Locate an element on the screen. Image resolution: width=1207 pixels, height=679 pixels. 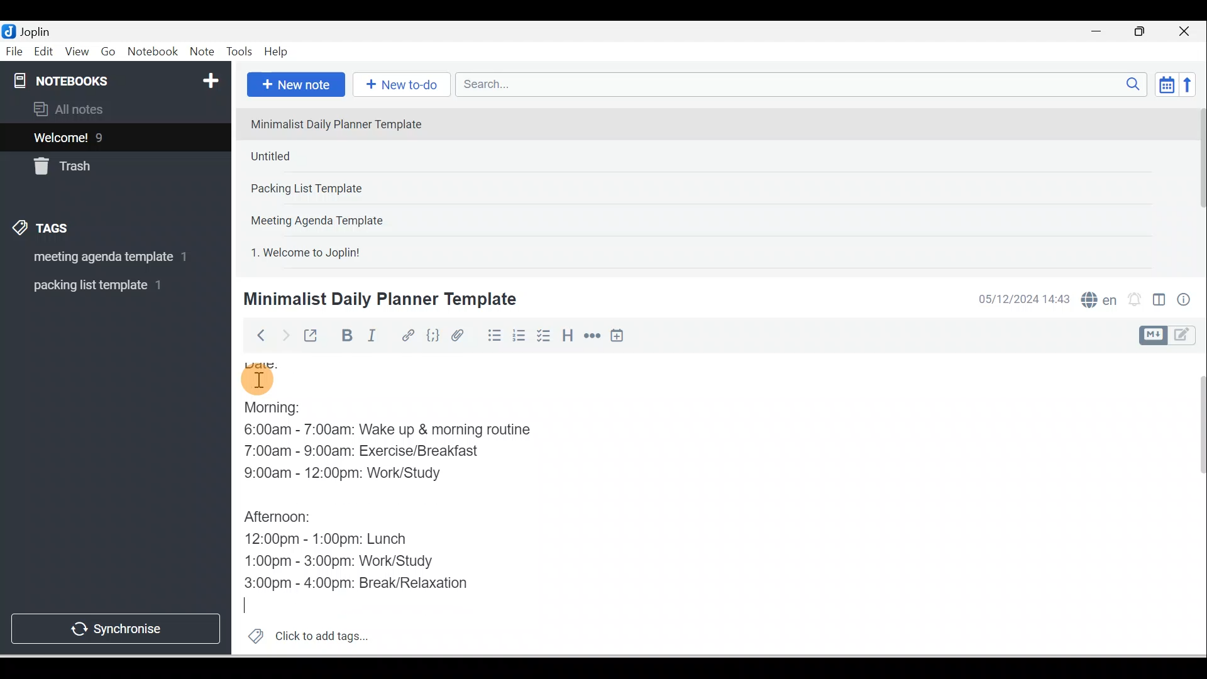
Close is located at coordinates (1188, 31).